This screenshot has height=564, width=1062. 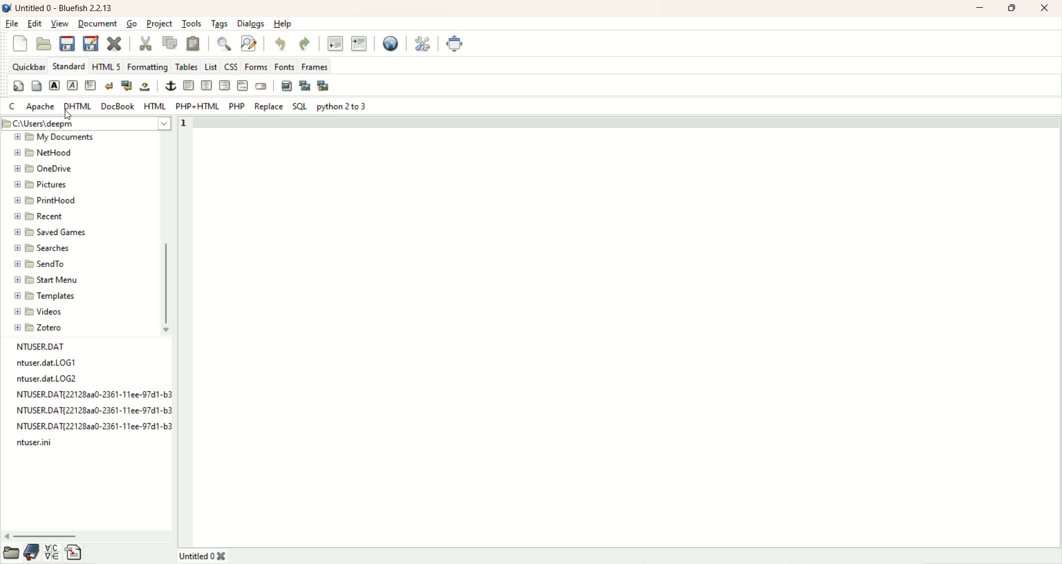 I want to click on DHTML, so click(x=78, y=107).